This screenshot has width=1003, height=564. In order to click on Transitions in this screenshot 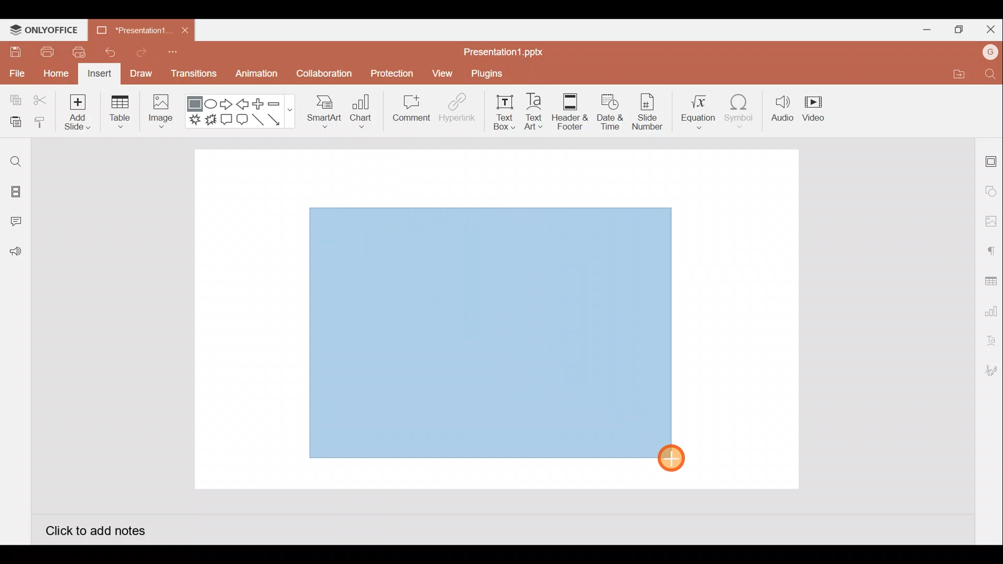, I will do `click(194, 76)`.